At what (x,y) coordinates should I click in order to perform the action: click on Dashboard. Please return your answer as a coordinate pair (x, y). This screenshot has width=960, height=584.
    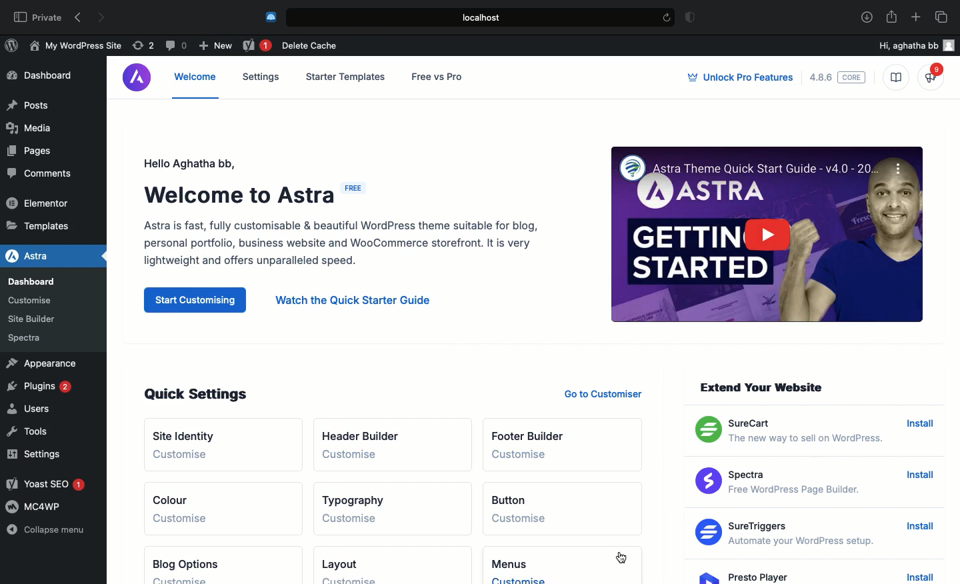
    Looking at the image, I should click on (43, 76).